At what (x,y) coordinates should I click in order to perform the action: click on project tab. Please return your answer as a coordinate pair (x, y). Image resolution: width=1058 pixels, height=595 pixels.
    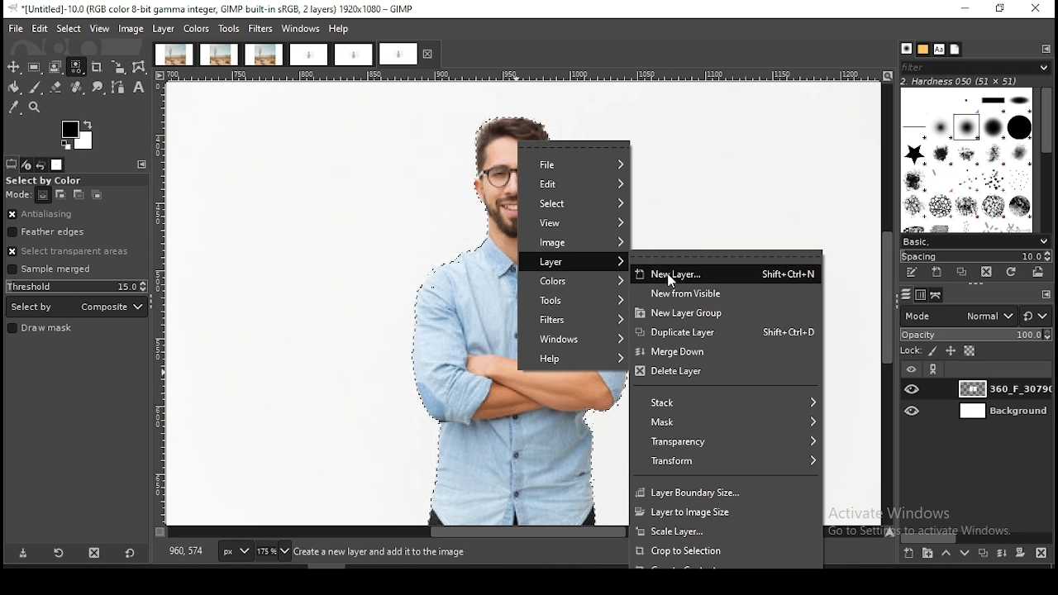
    Looking at the image, I should click on (409, 54).